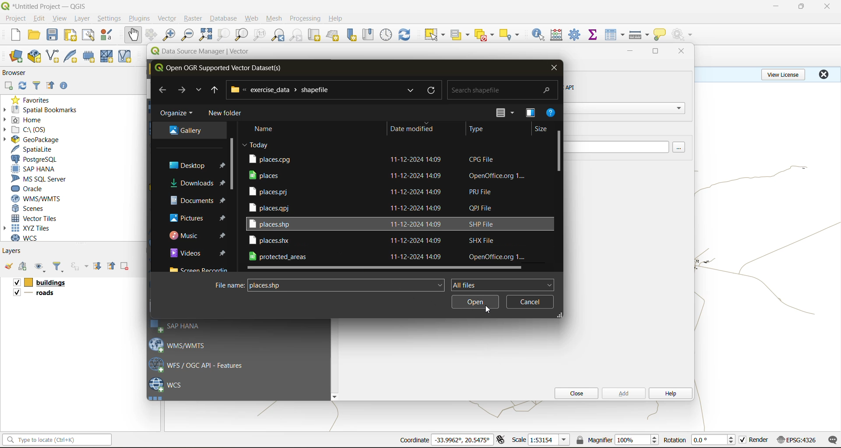  What do you see at coordinates (594, 35) in the screenshot?
I see `statistical summary` at bounding box center [594, 35].